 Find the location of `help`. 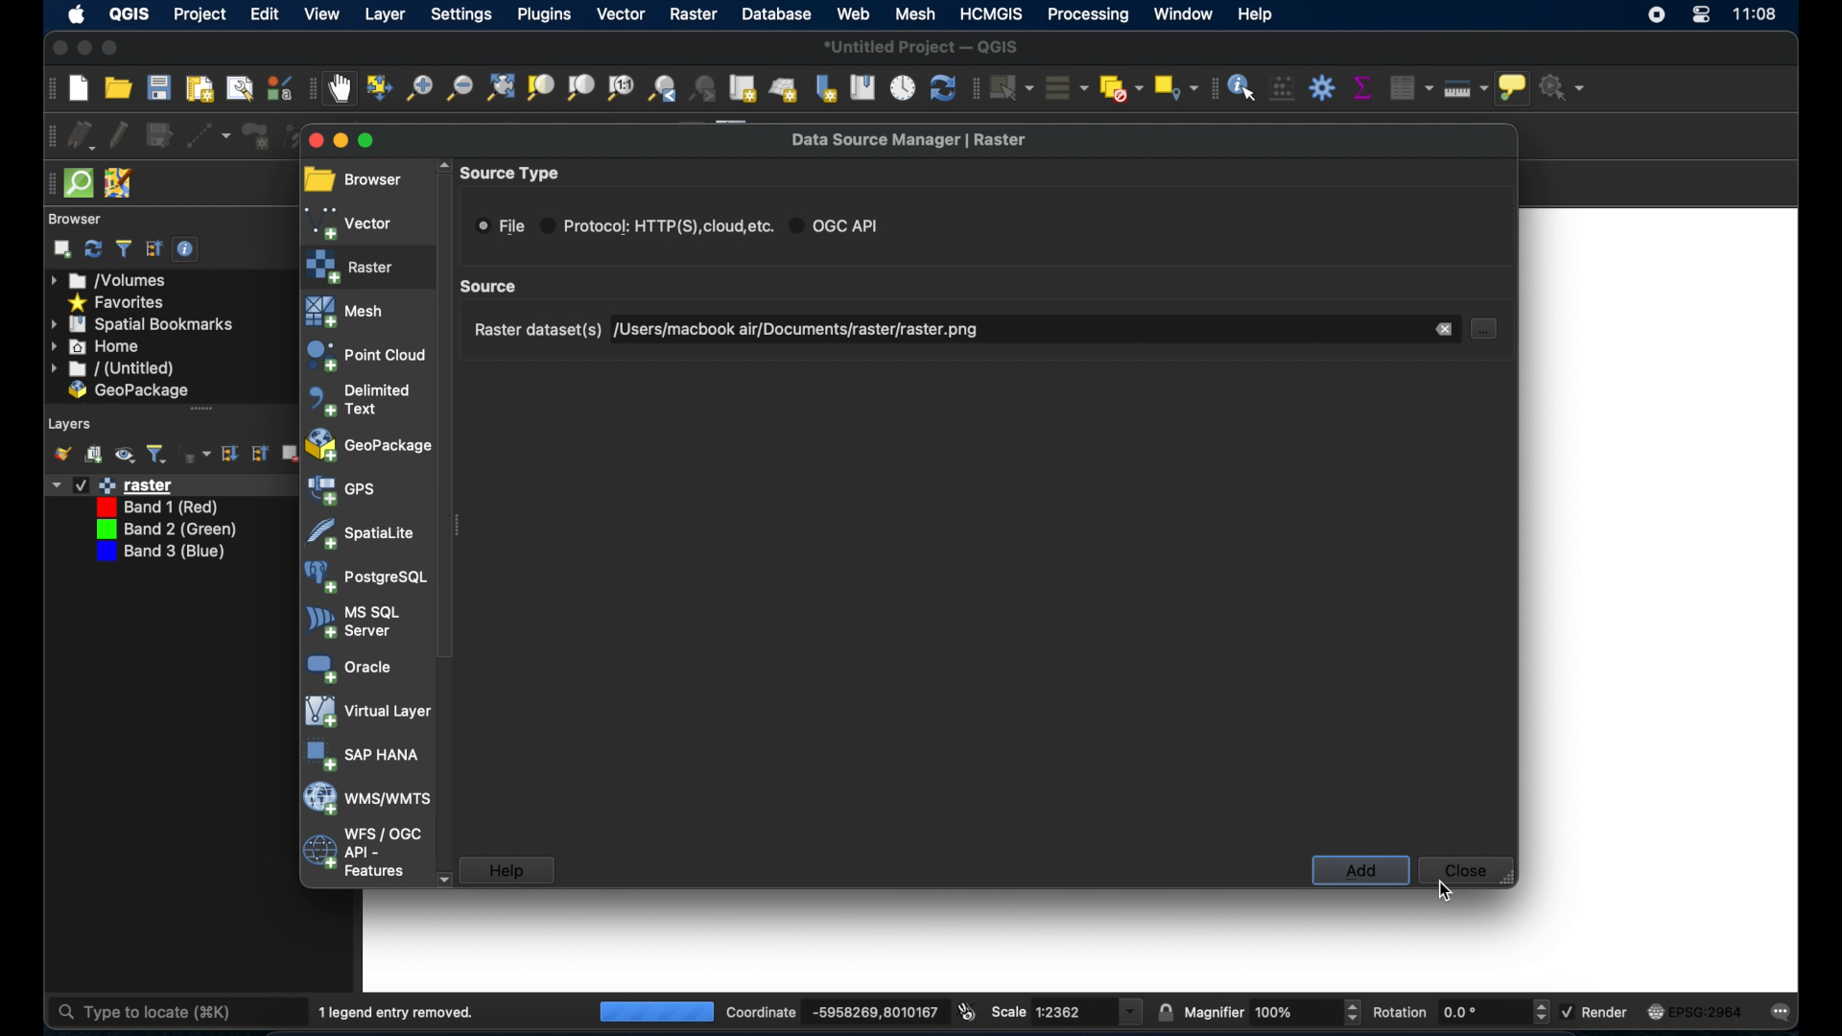

help is located at coordinates (1258, 15).